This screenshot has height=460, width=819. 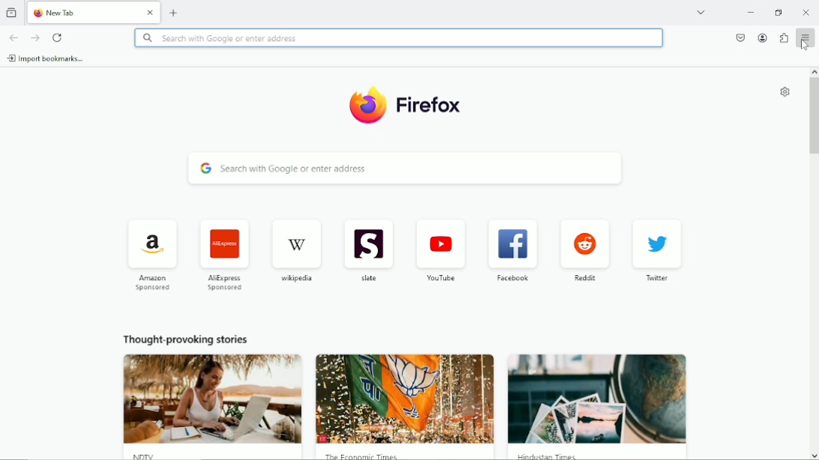 I want to click on new tab, so click(x=174, y=13).